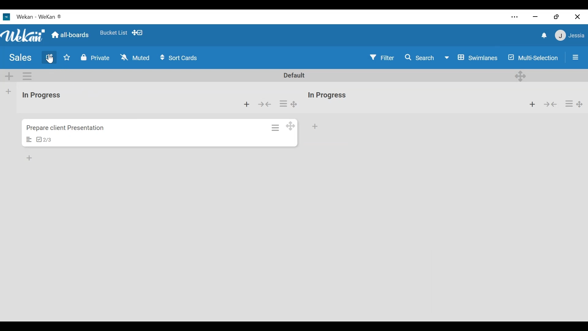 The image size is (588, 331). I want to click on List actions, so click(283, 103).